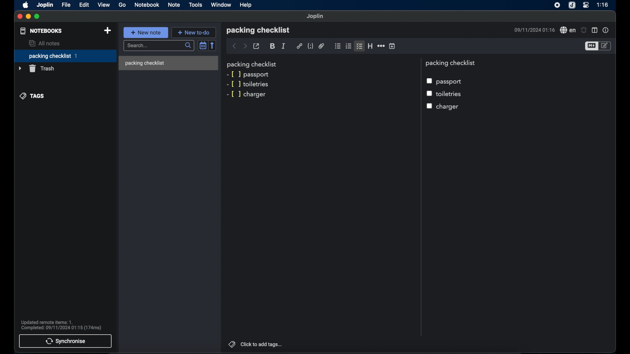 The width and height of the screenshot is (630, 354). Describe the element at coordinates (147, 5) in the screenshot. I see `notebook` at that location.